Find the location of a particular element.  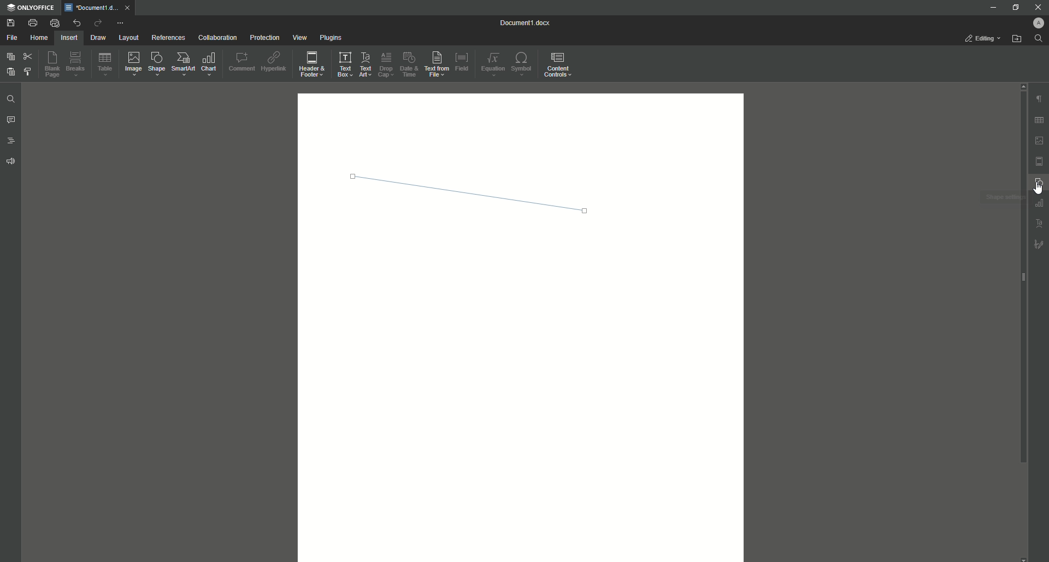

Protection is located at coordinates (264, 38).